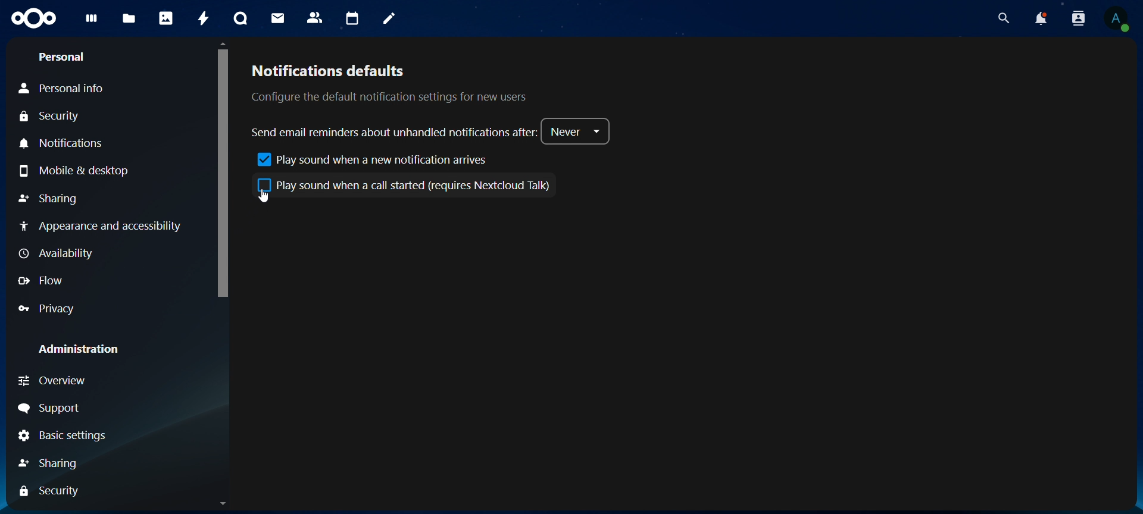 This screenshot has height=514, width=1143. Describe the element at coordinates (203, 17) in the screenshot. I see `activity` at that location.